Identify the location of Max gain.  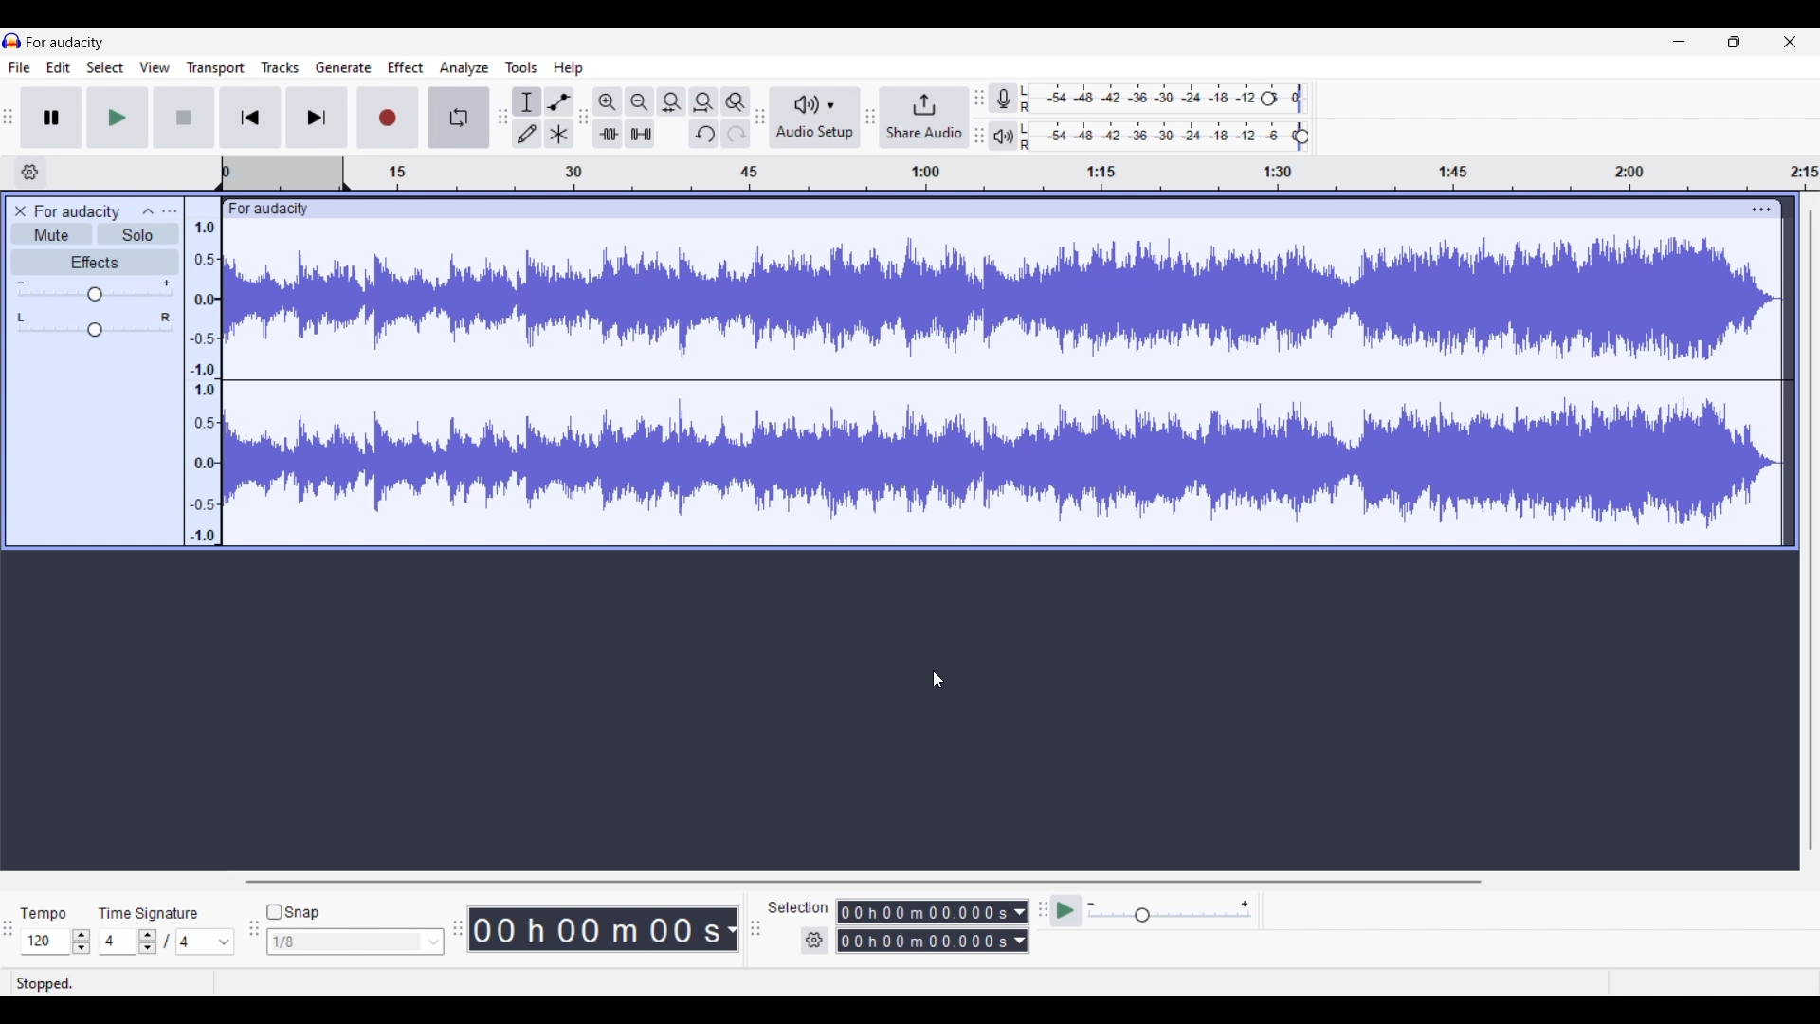
(166, 283).